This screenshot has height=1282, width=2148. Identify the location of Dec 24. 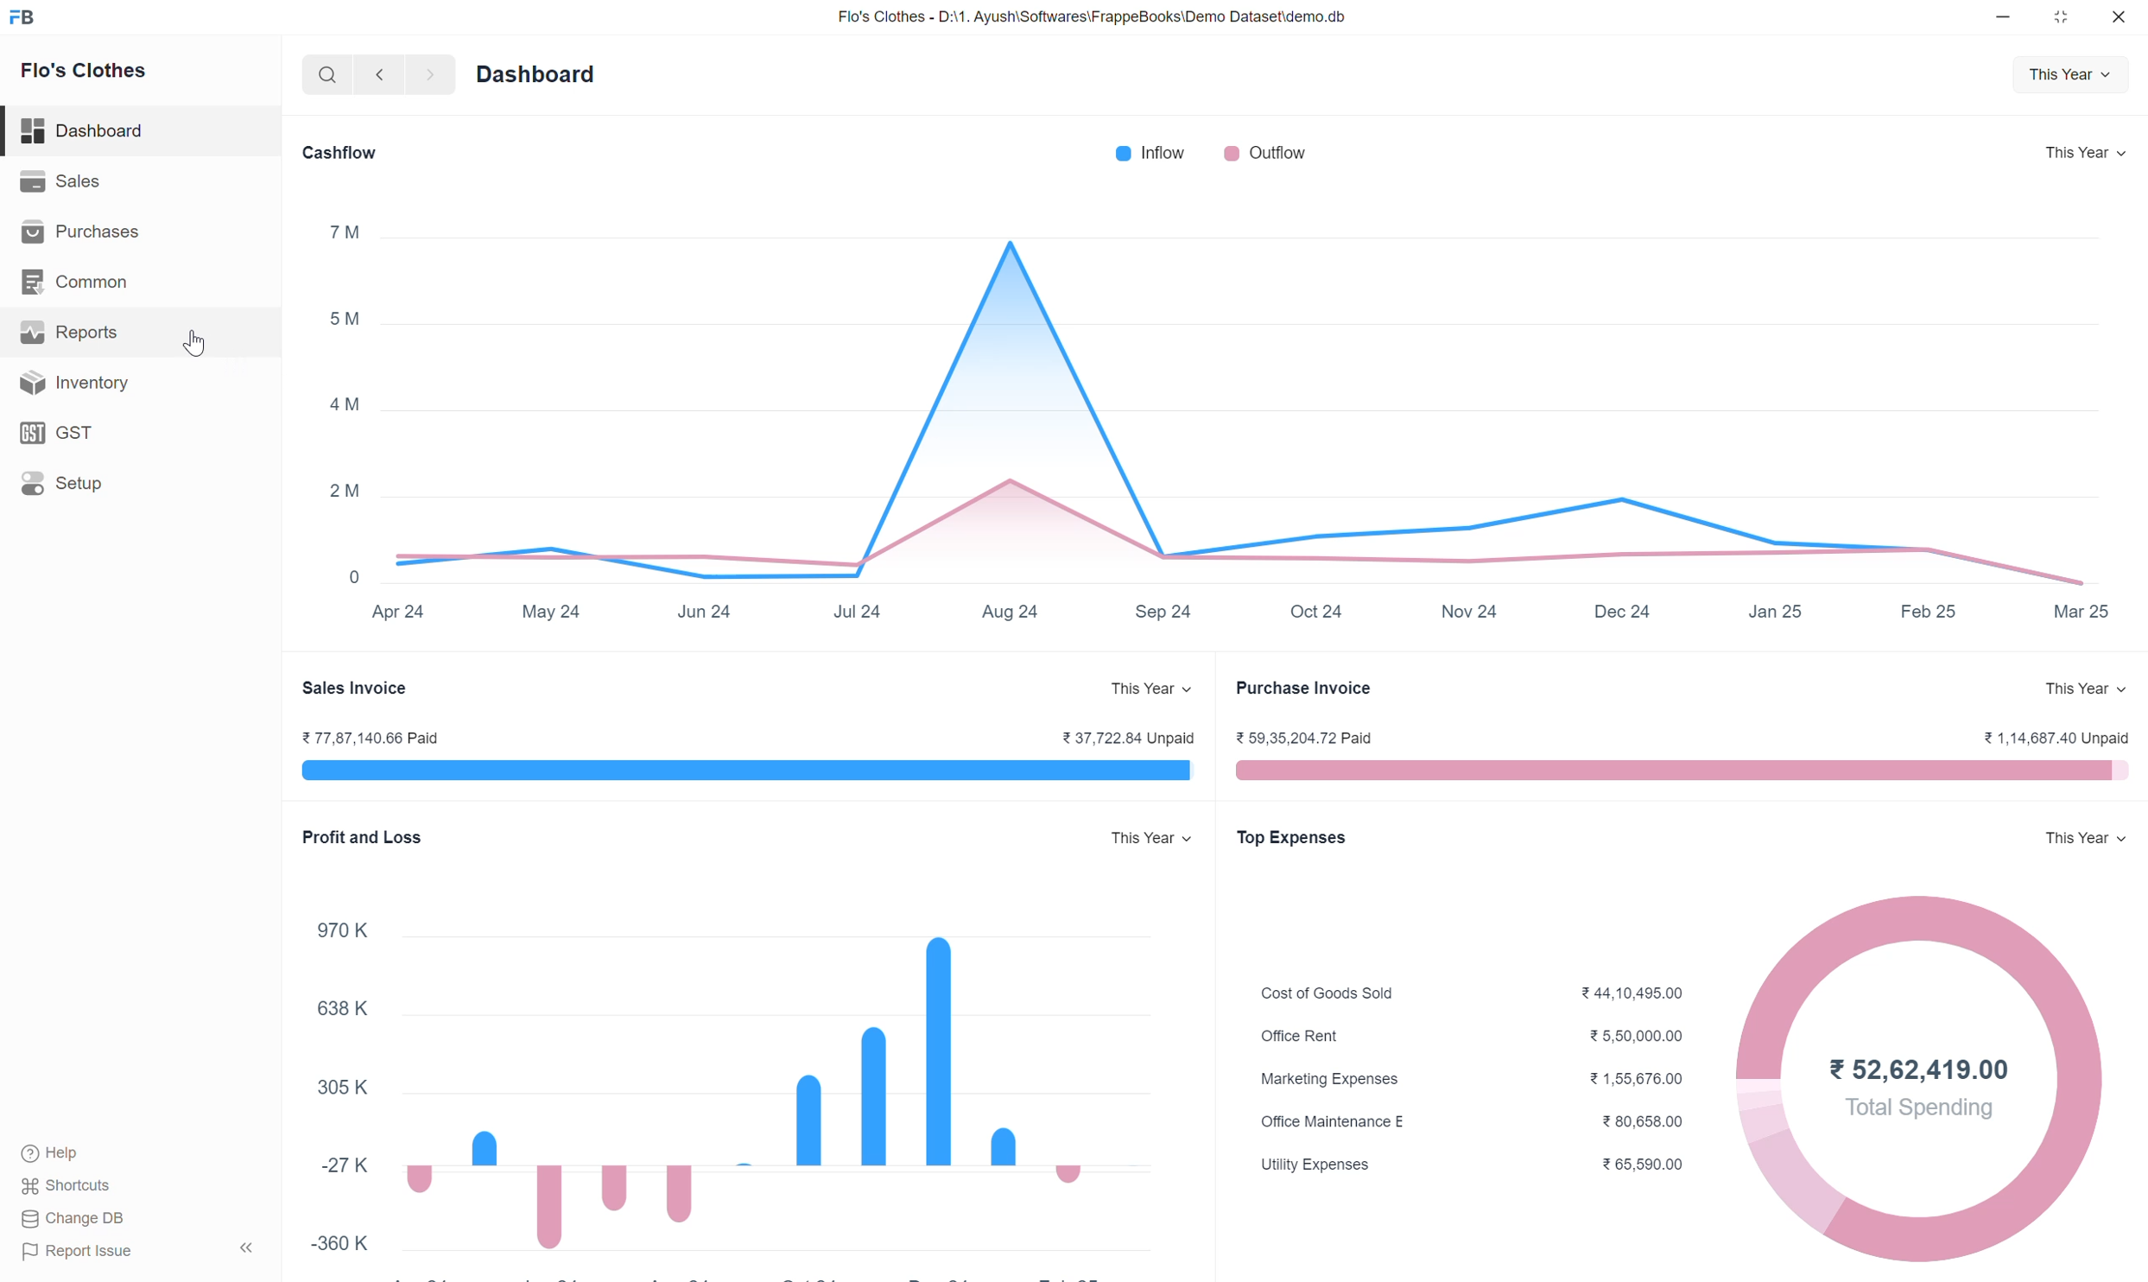
(1619, 612).